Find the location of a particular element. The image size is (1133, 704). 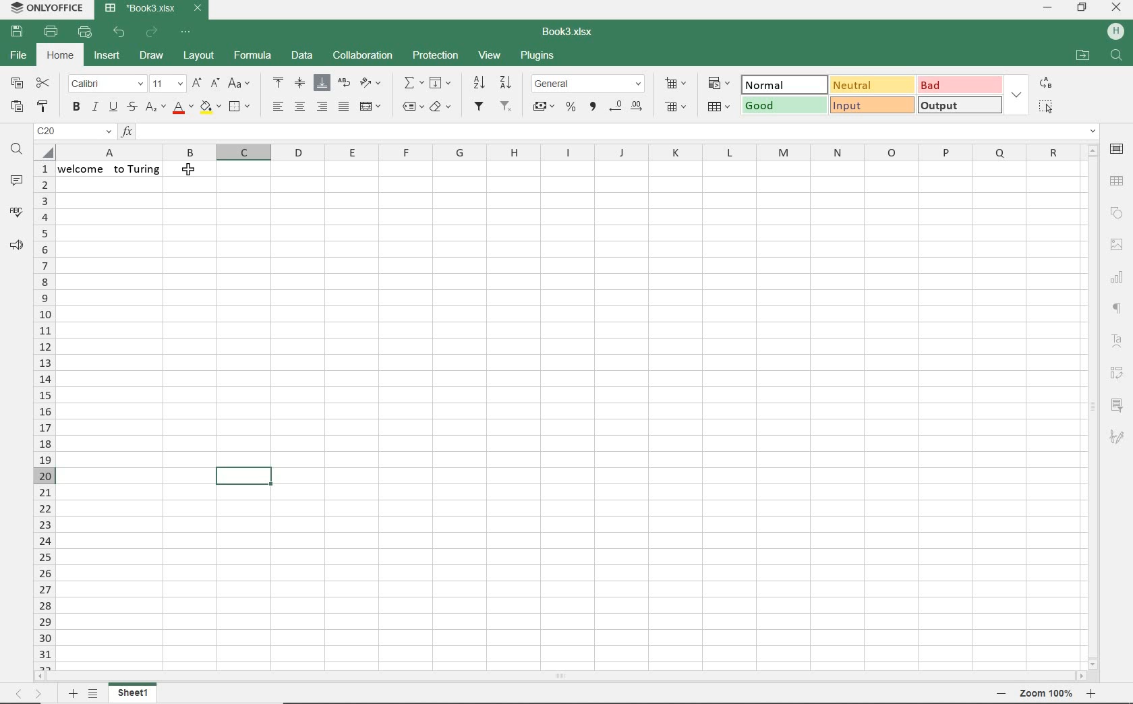

signature is located at coordinates (1119, 436).